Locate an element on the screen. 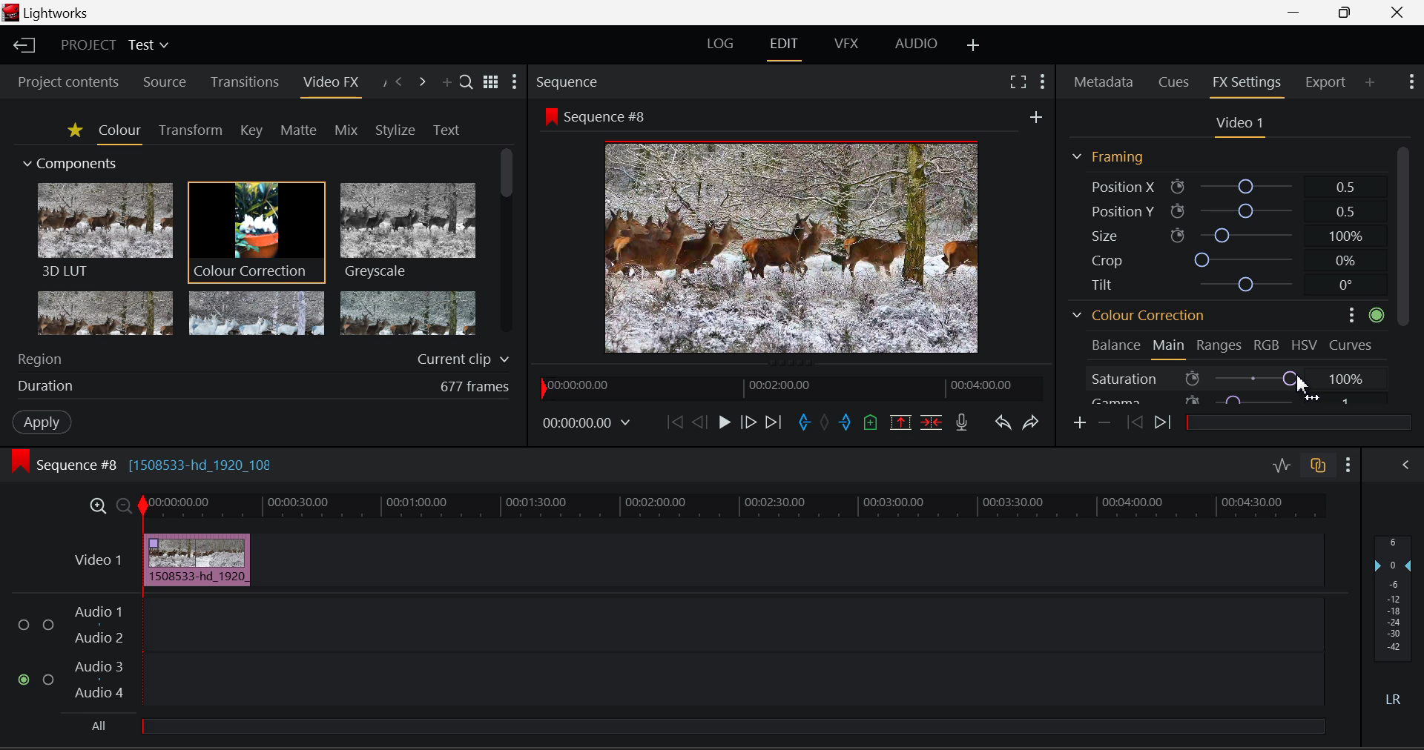 The height and width of the screenshot is (750, 1424). Undo is located at coordinates (1004, 424).